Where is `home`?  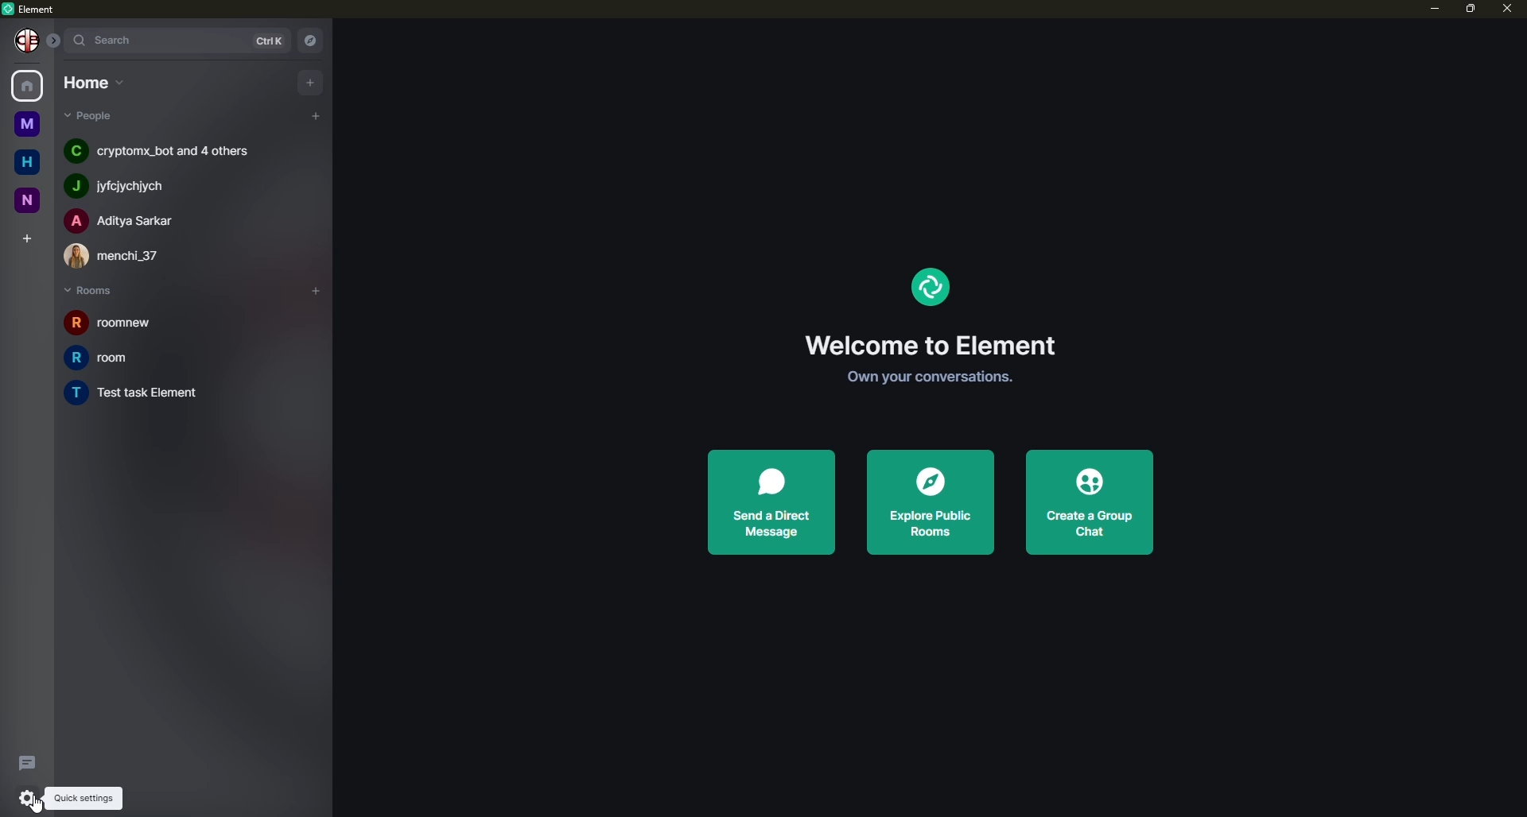 home is located at coordinates (24, 159).